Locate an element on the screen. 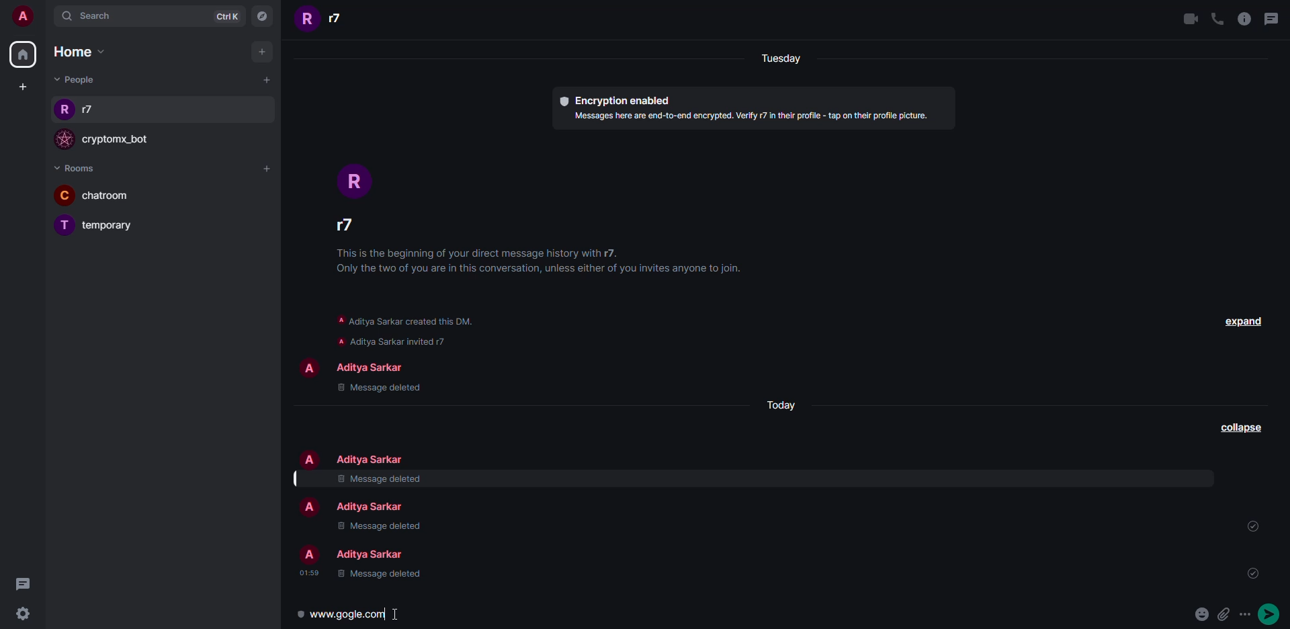  link preview typed is located at coordinates (375, 615).